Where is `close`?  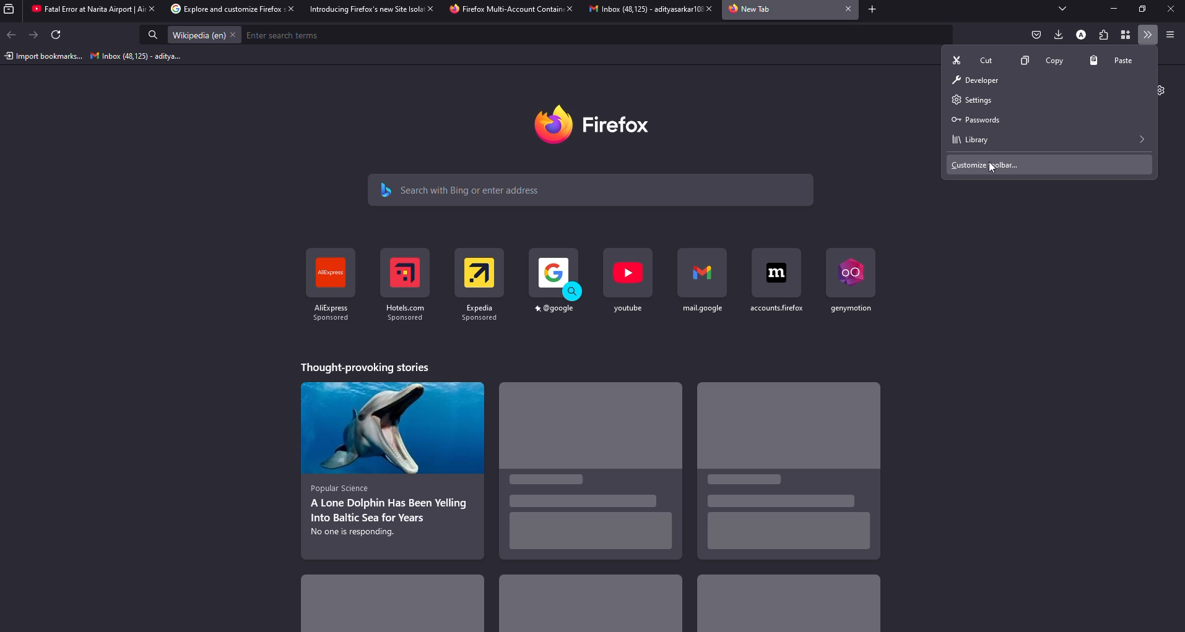 close is located at coordinates (705, 9).